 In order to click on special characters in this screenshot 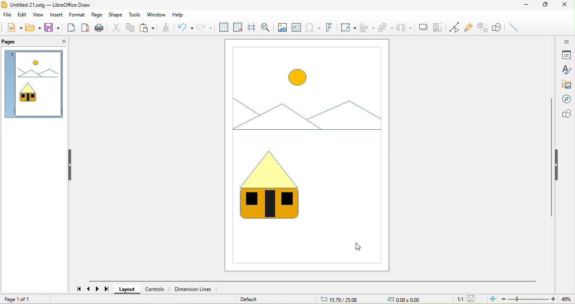, I will do `click(313, 27)`.